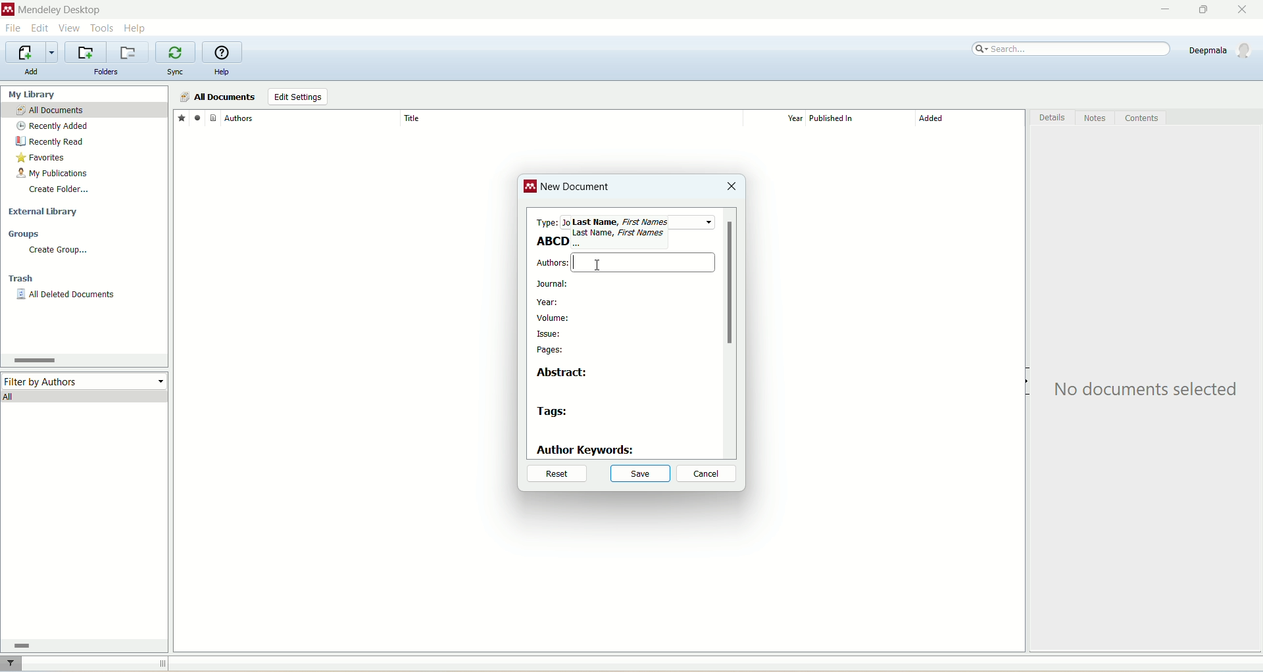  What do you see at coordinates (34, 94) in the screenshot?
I see `my library` at bounding box center [34, 94].